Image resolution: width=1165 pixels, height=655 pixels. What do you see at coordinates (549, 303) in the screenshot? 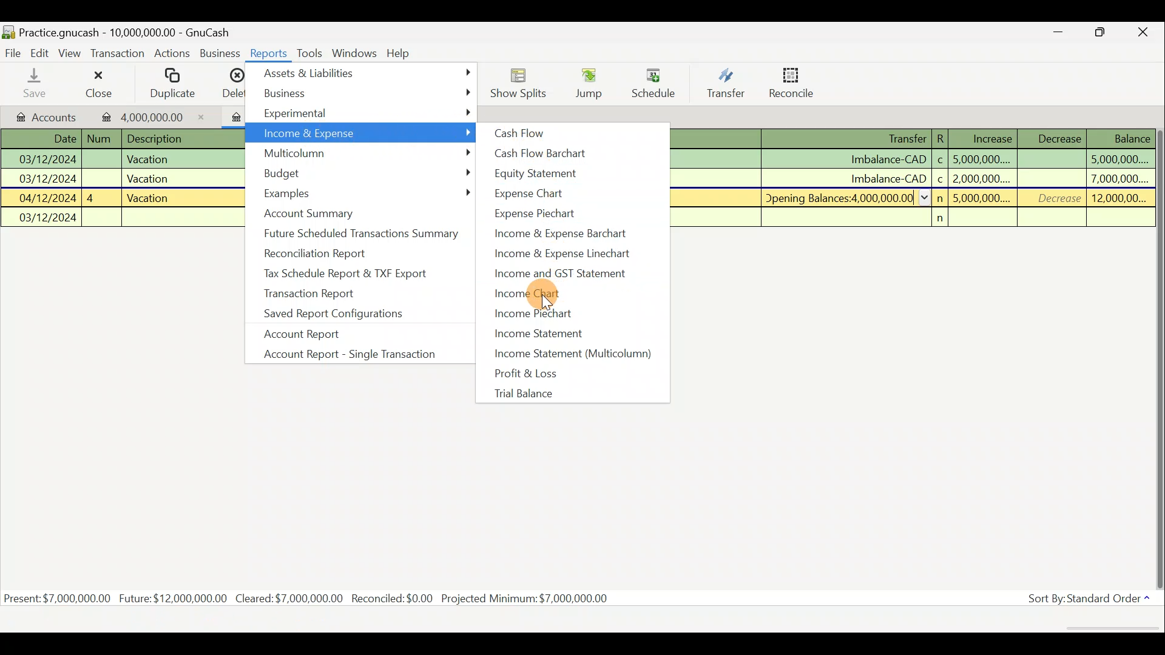
I see `cursor` at bounding box center [549, 303].